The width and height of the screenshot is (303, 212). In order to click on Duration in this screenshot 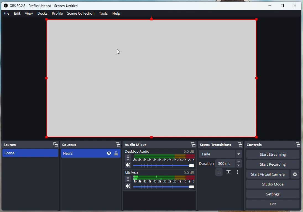, I will do `click(221, 163)`.